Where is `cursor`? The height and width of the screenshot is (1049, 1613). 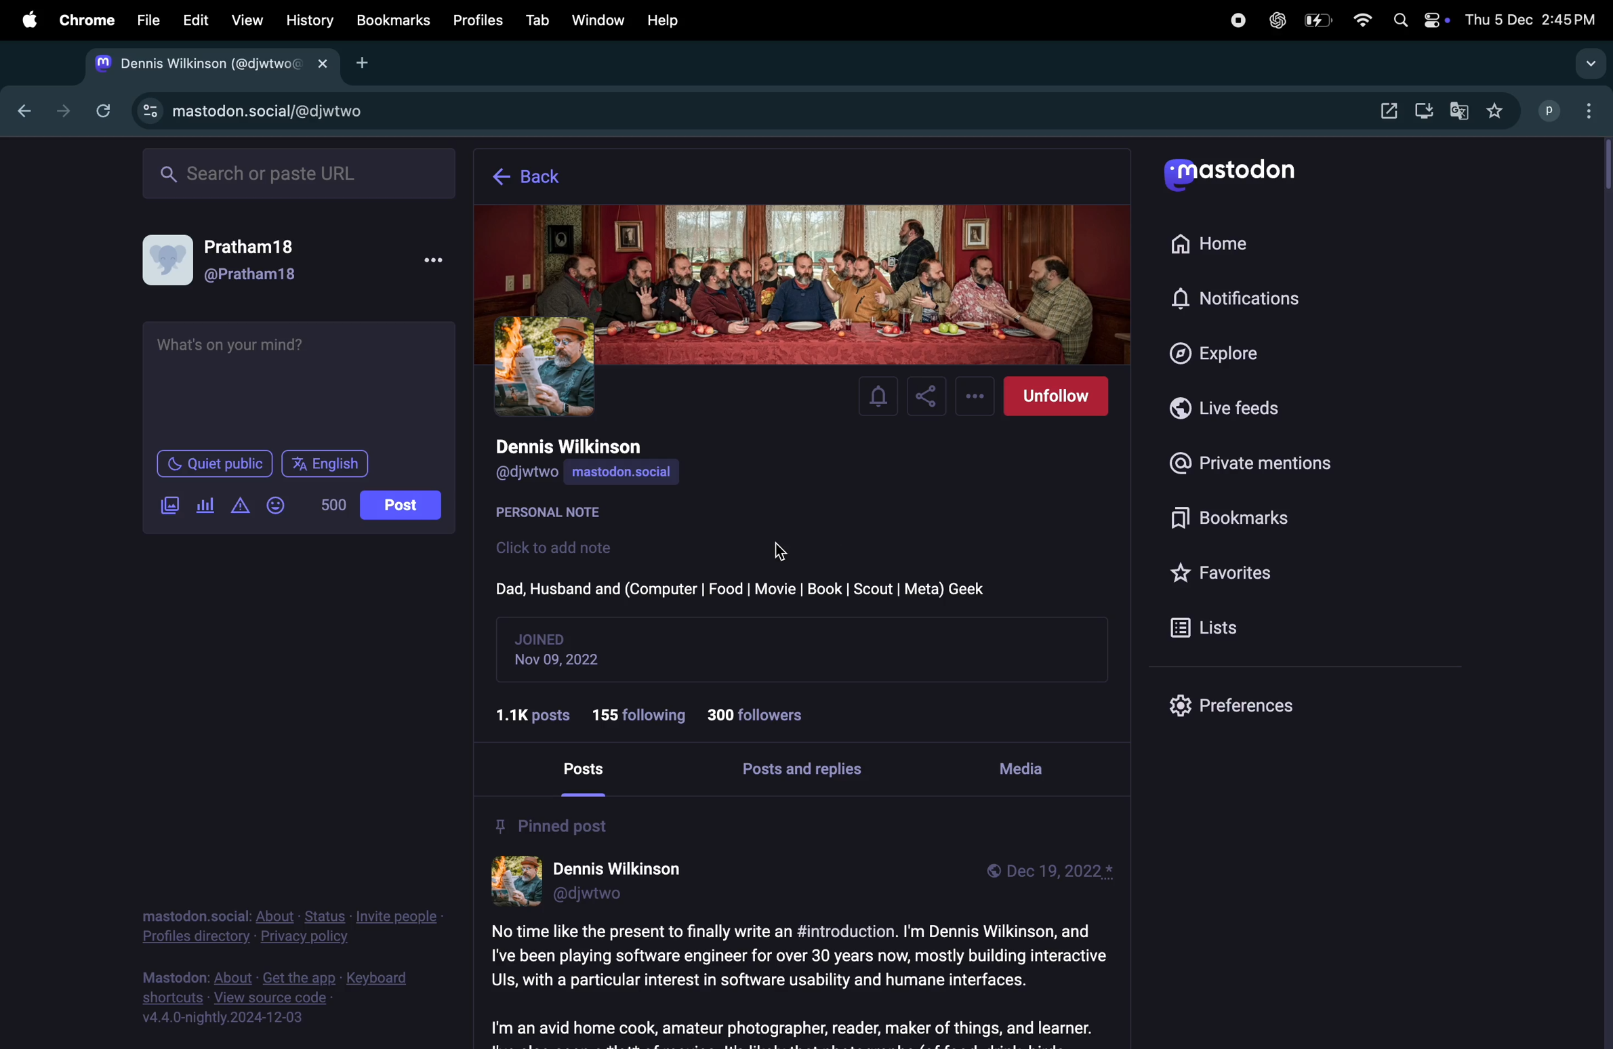 cursor is located at coordinates (785, 548).